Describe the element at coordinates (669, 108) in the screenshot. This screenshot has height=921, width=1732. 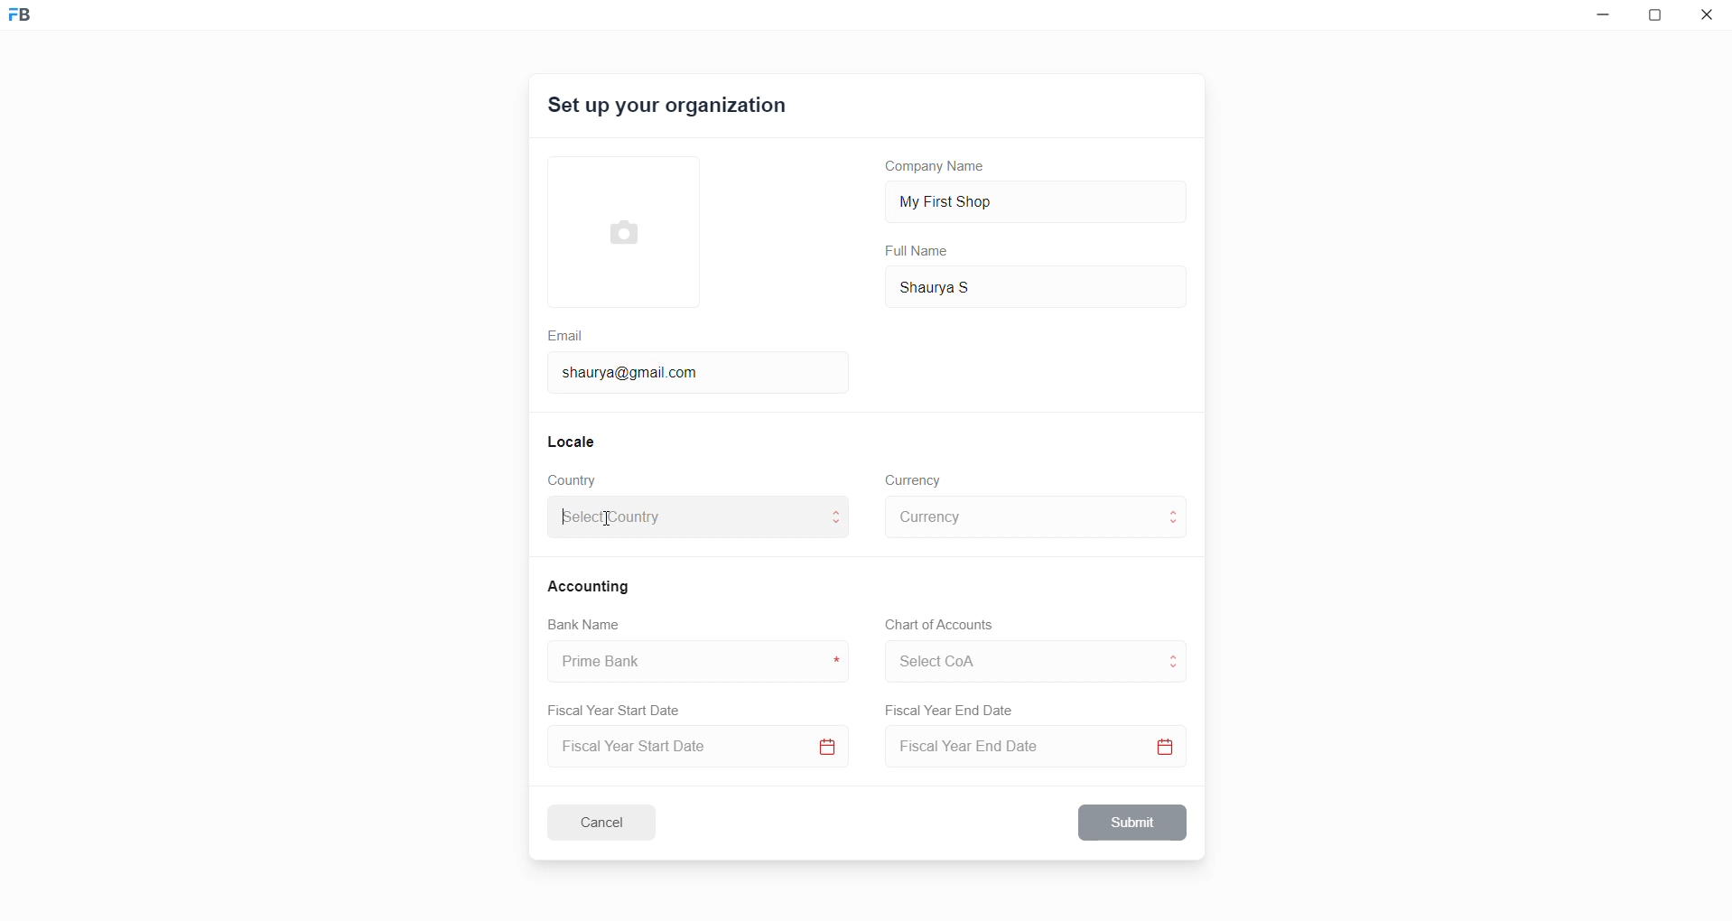
I see `Set up your organization` at that location.